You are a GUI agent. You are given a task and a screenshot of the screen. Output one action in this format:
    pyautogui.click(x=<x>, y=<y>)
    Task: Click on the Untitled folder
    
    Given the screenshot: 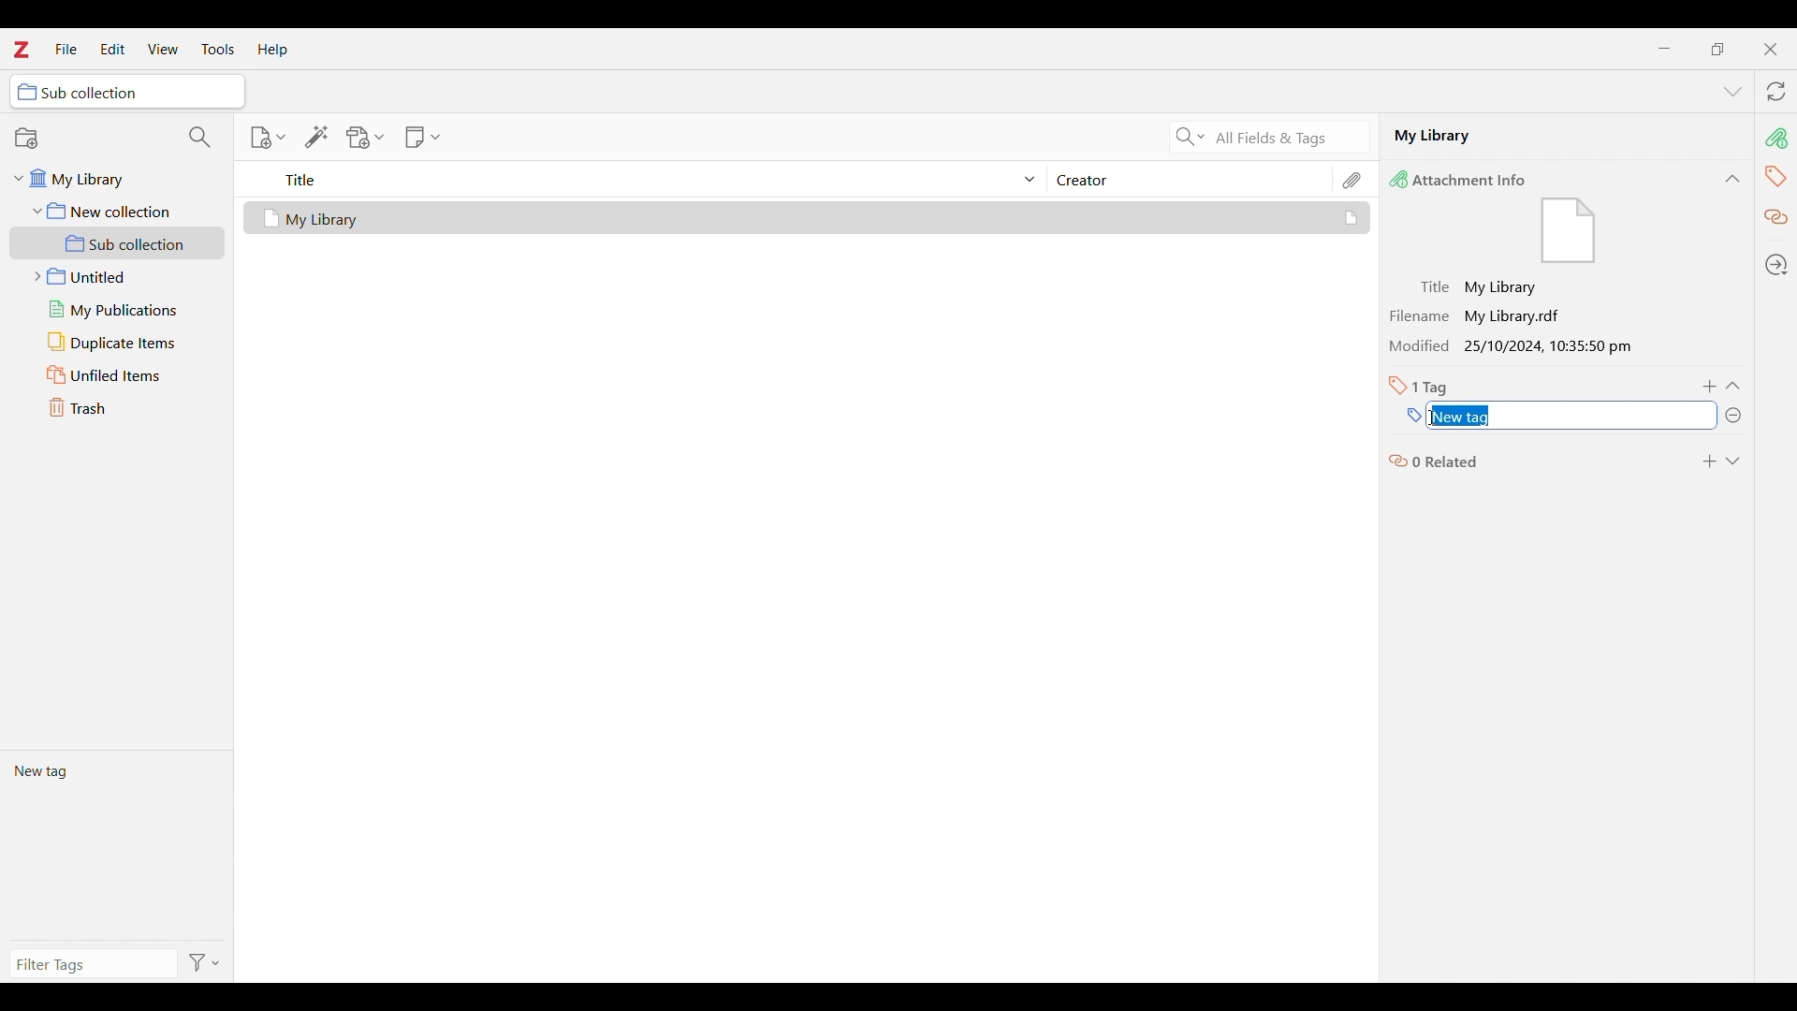 What is the action you would take?
    pyautogui.click(x=113, y=274)
    